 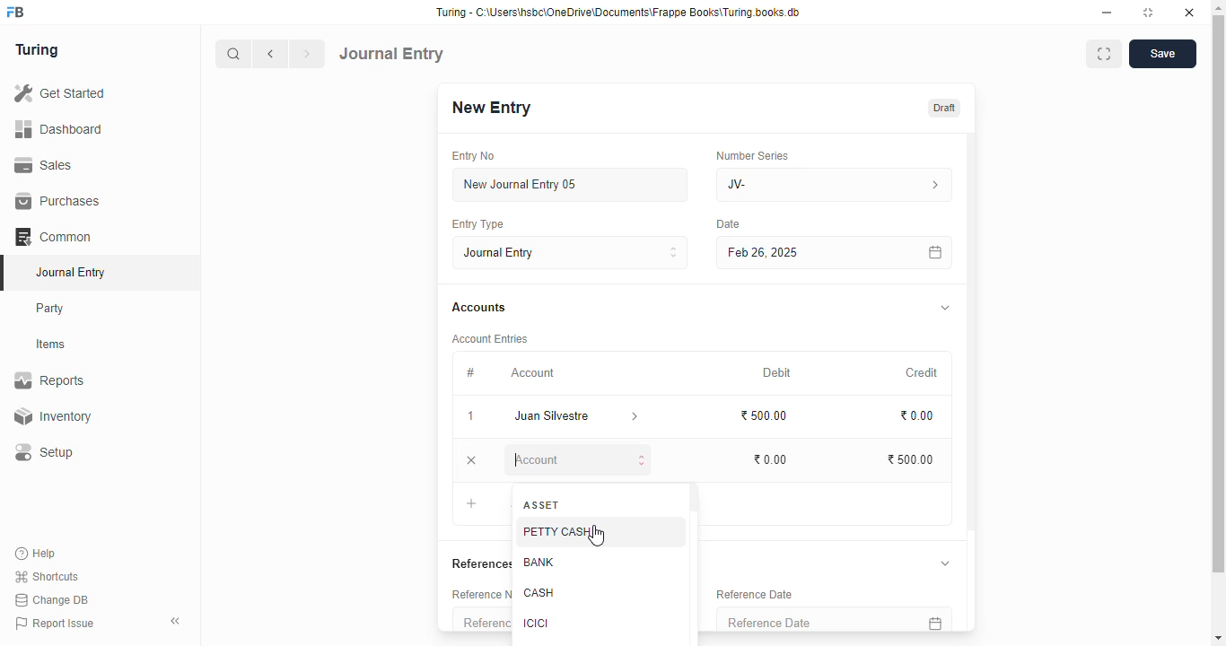 I want to click on toggle expand/collapse, so click(x=942, y=563).